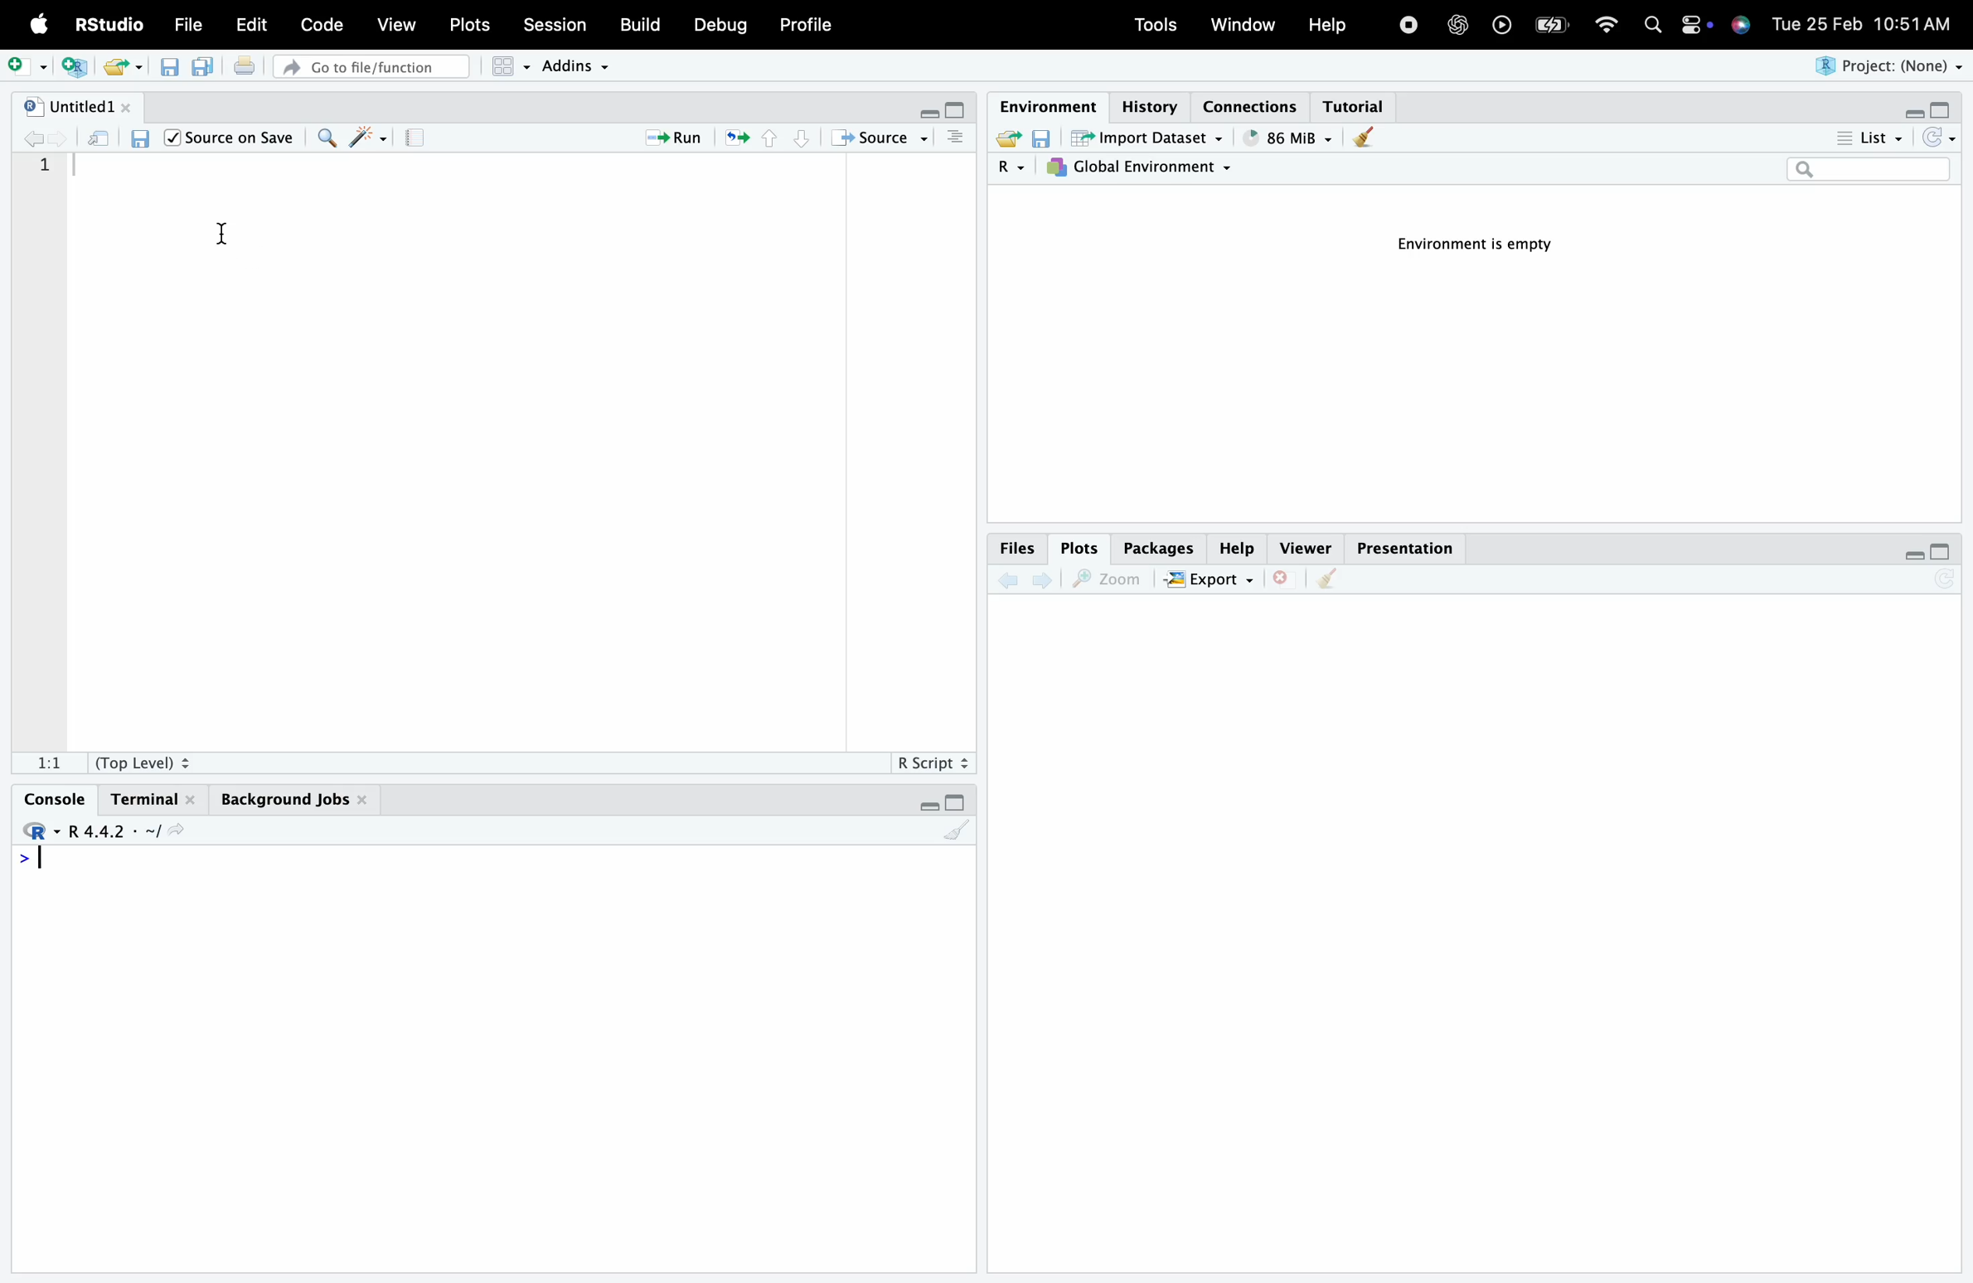  What do you see at coordinates (40, 26) in the screenshot?
I see `logo` at bounding box center [40, 26].